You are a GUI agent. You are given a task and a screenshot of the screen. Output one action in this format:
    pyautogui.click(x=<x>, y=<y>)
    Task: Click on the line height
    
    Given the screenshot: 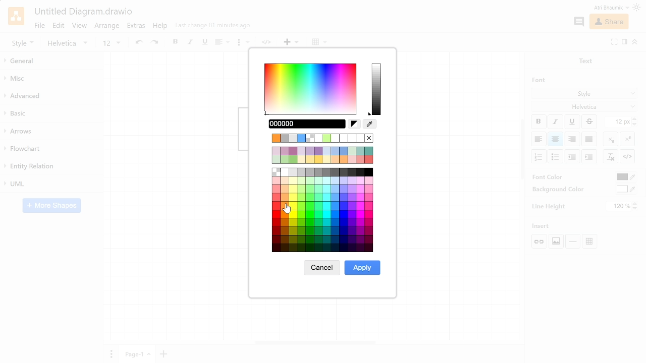 What is the action you would take?
    pyautogui.click(x=549, y=206)
    